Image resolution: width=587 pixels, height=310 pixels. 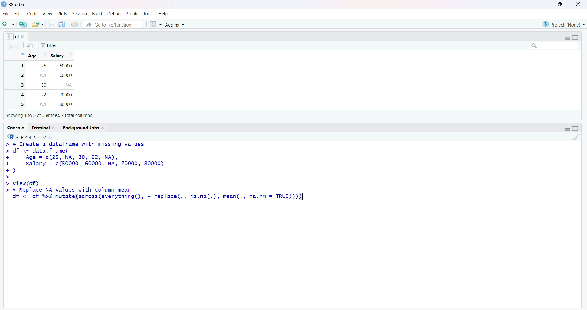 I want to click on Workspace panes, so click(x=154, y=23).